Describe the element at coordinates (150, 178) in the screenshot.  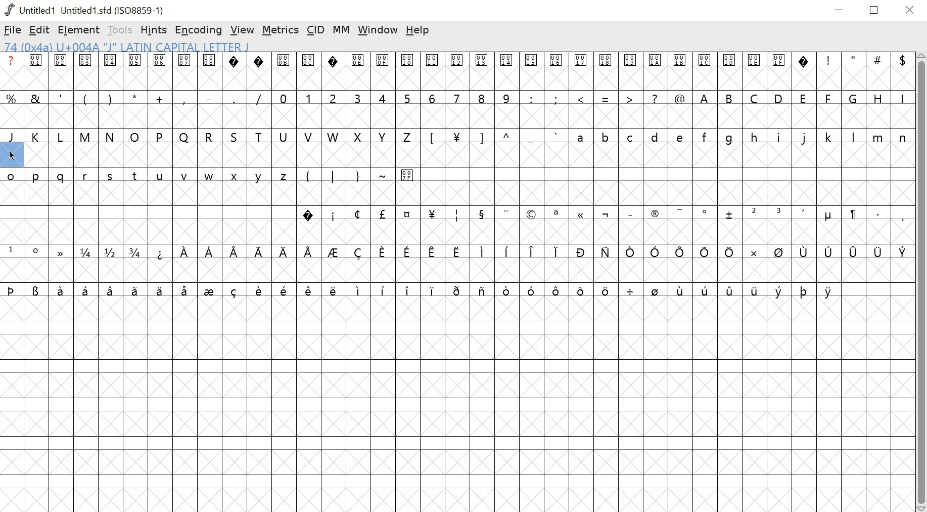
I see `lower case letters` at that location.